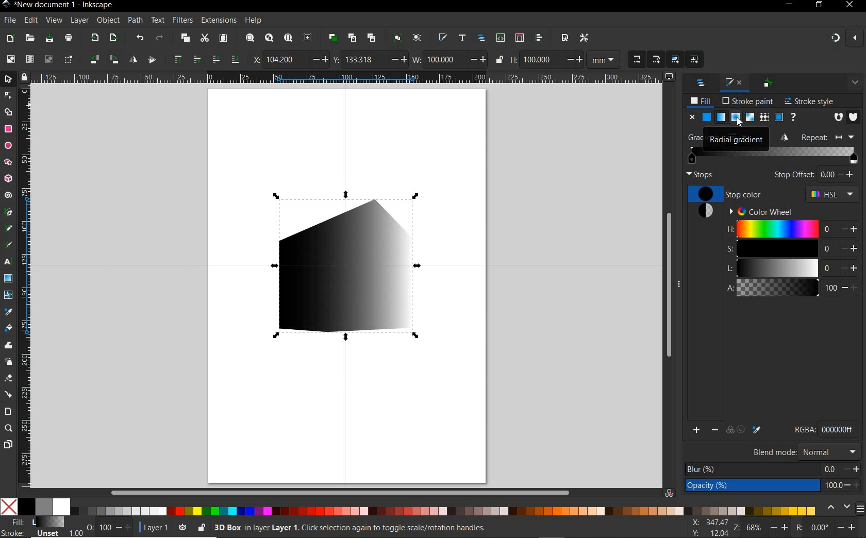 The height and width of the screenshot is (538, 866). I want to click on VIEW, so click(54, 21).